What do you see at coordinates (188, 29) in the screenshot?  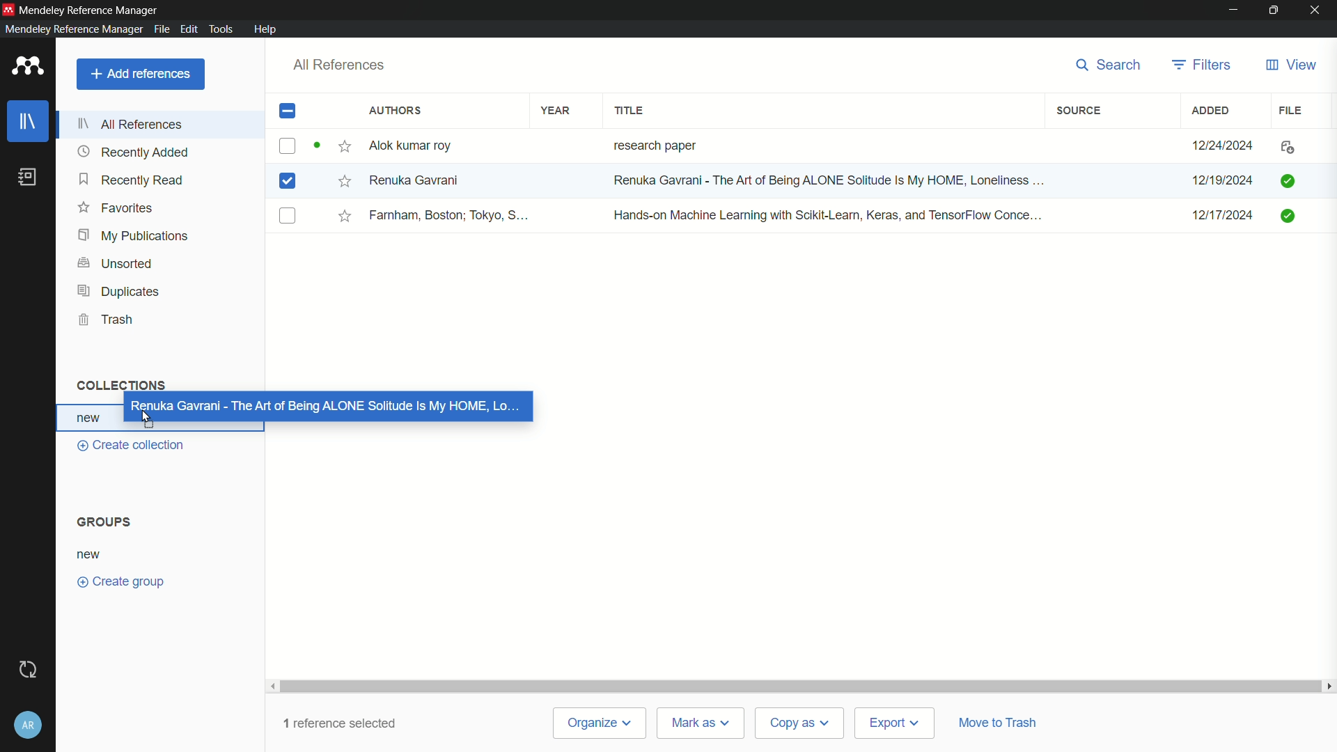 I see `edit menu` at bounding box center [188, 29].